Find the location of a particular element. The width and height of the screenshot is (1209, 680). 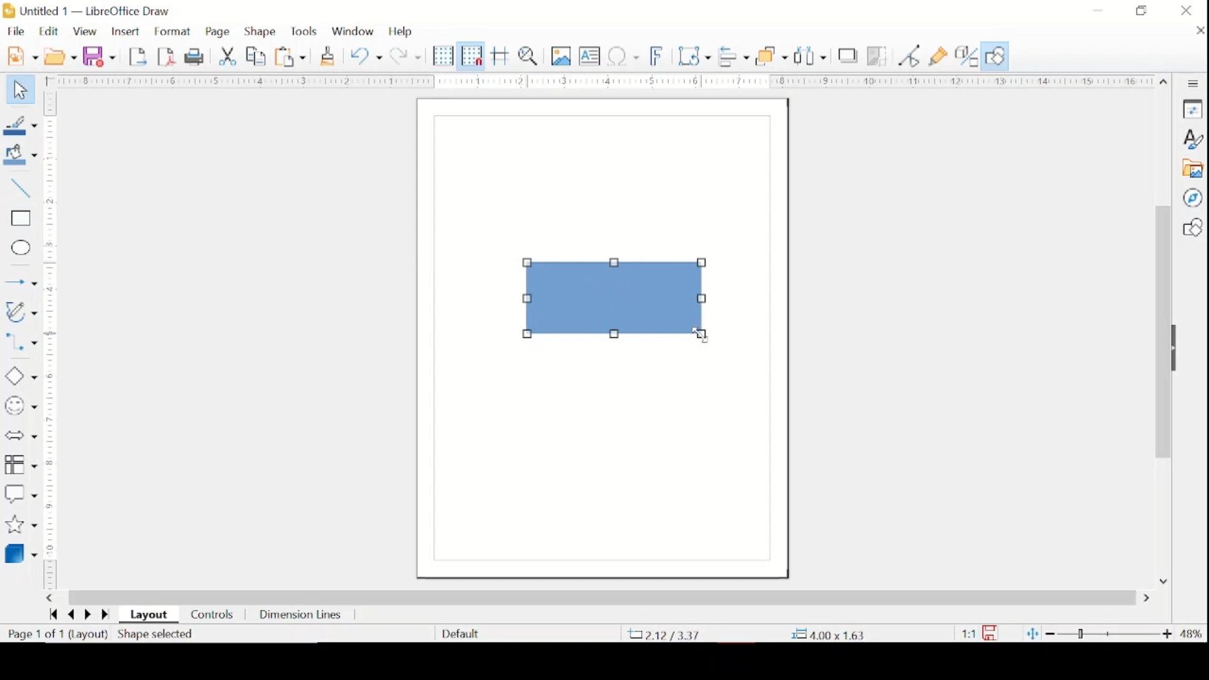

controls is located at coordinates (213, 616).